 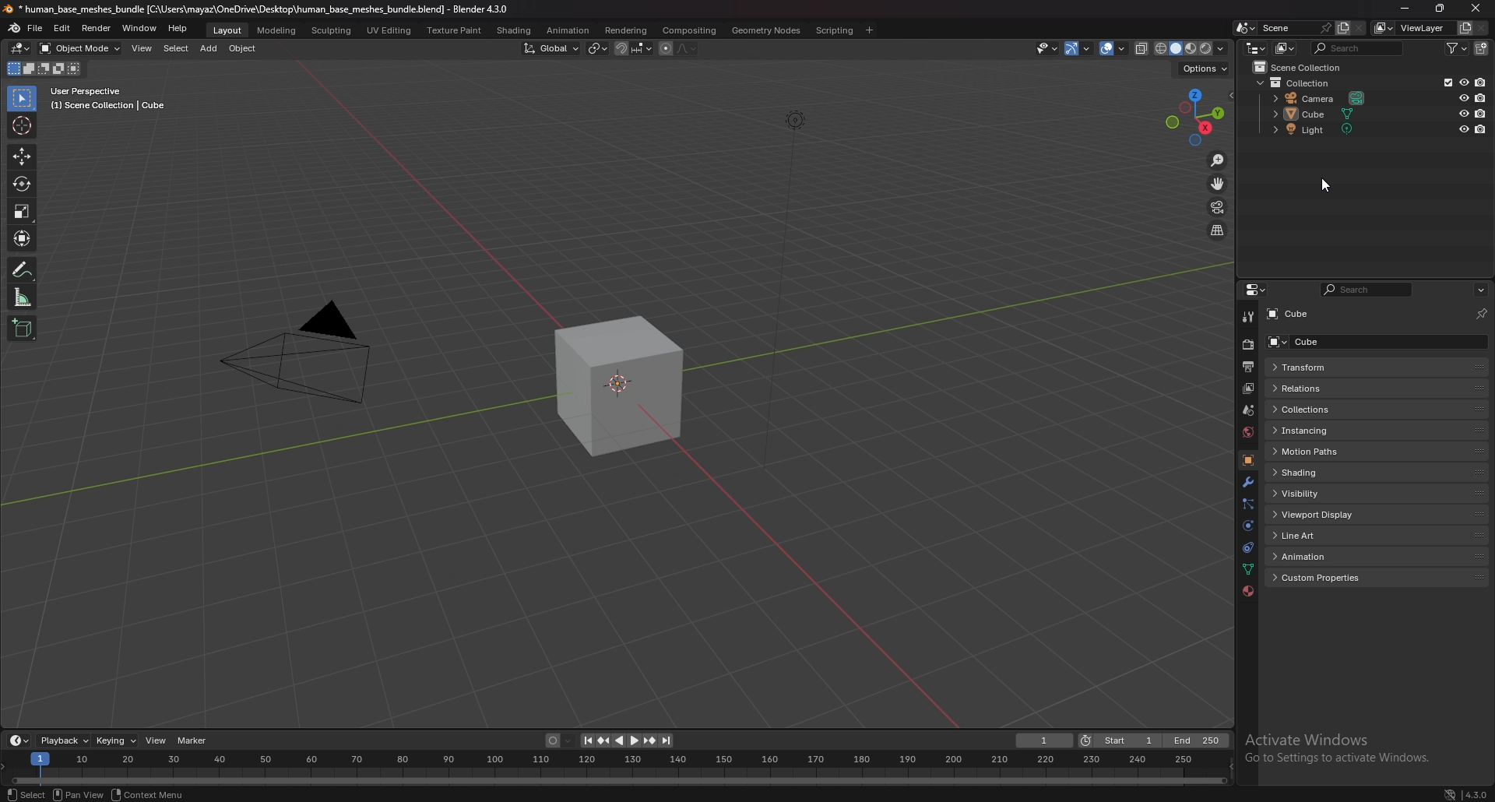 What do you see at coordinates (1323, 430) in the screenshot?
I see `instancing` at bounding box center [1323, 430].